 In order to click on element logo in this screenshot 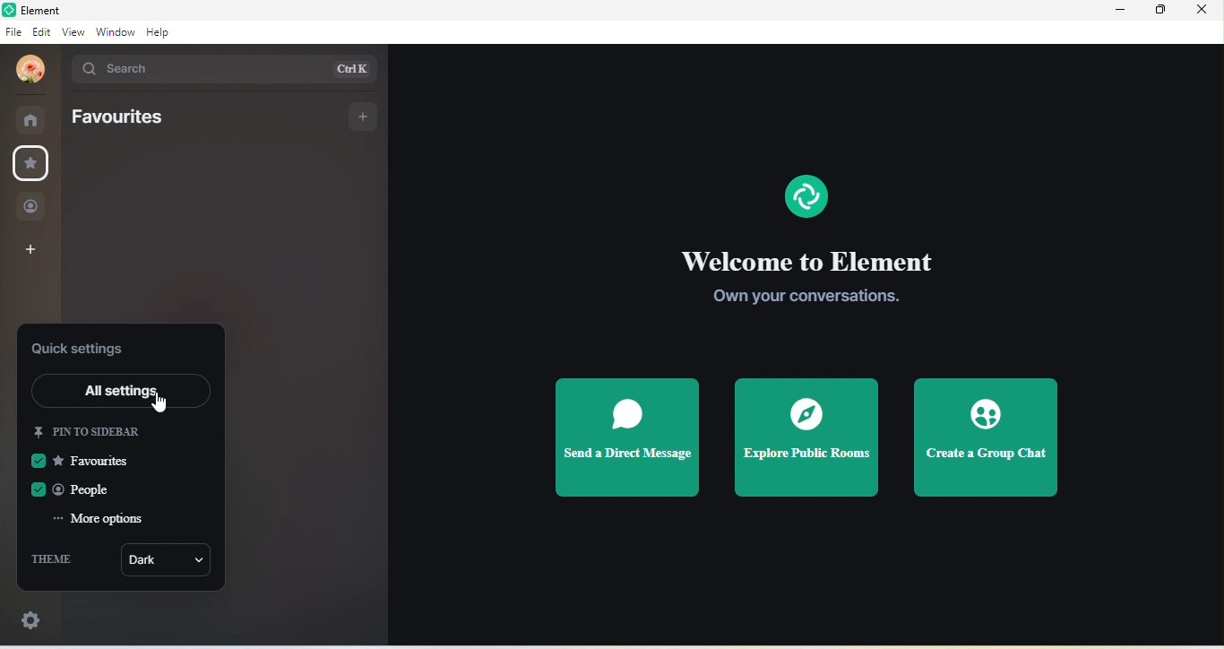, I will do `click(806, 195)`.